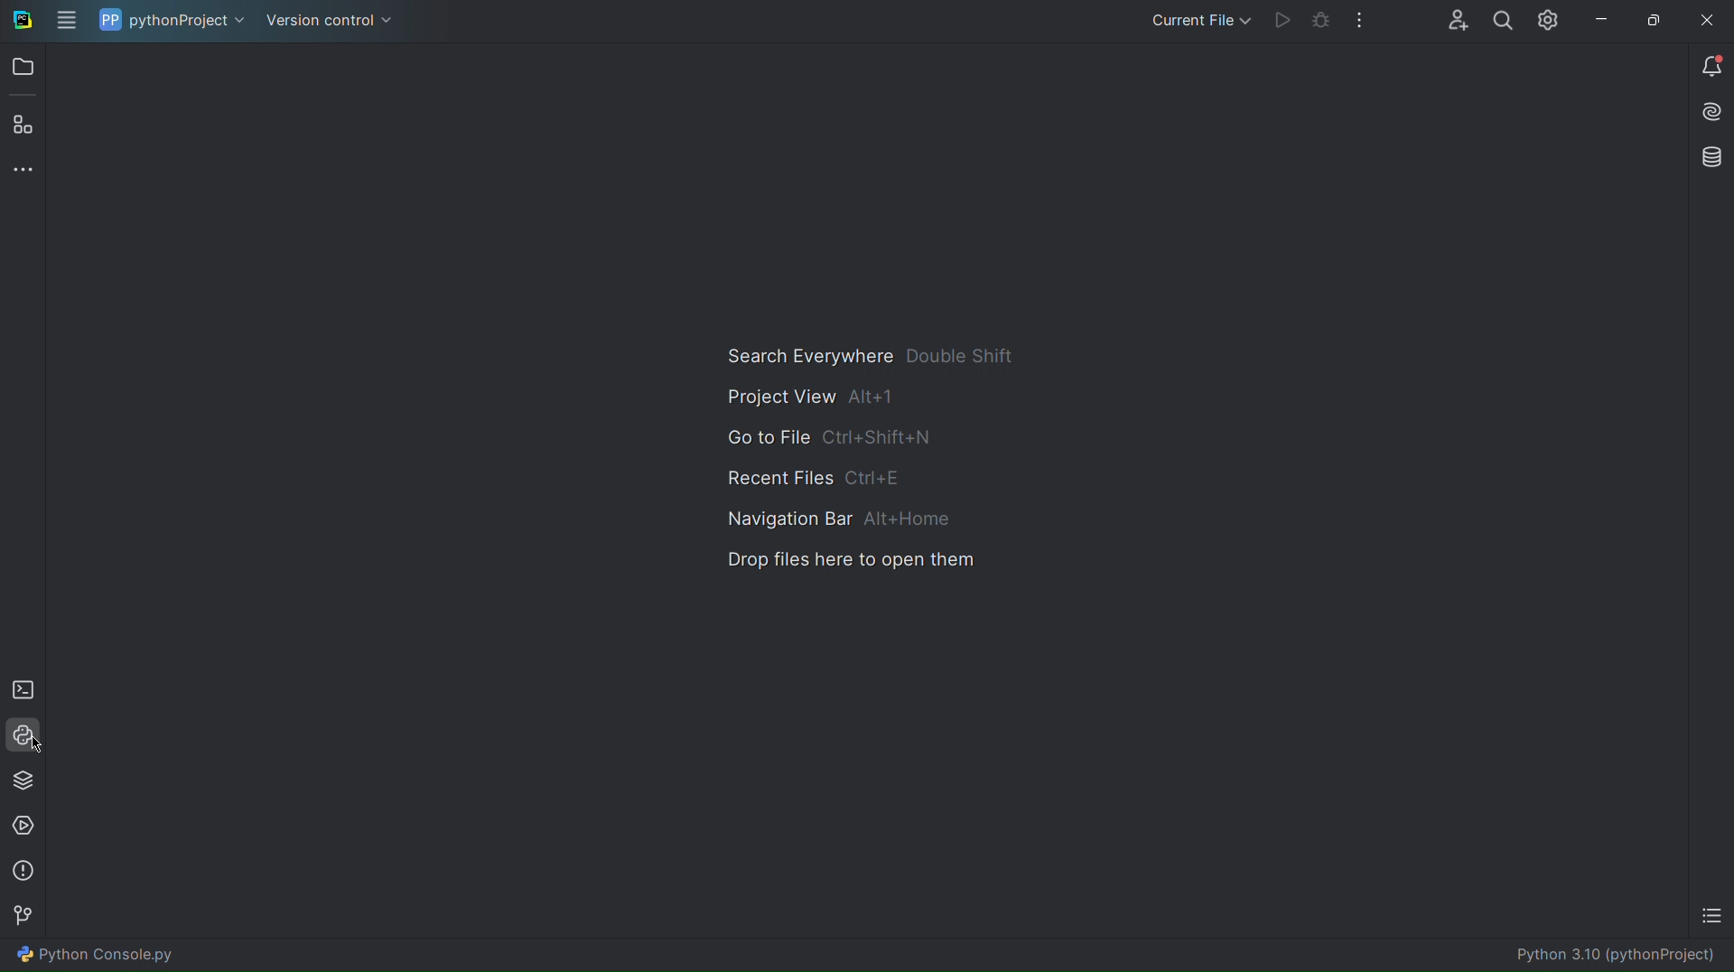  I want to click on Python Console.py, so click(96, 954).